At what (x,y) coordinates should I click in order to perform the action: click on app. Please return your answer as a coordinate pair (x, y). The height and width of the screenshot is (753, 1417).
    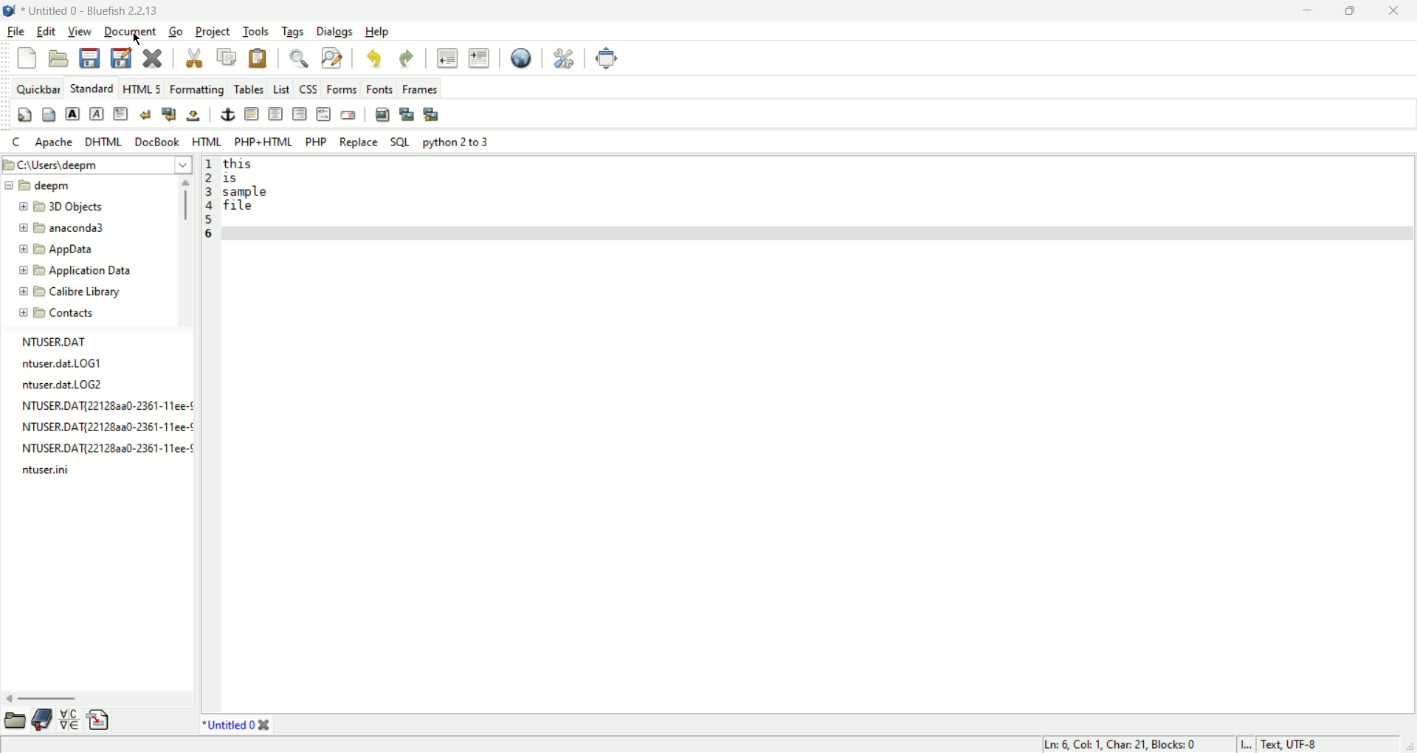
    Looking at the image, I should click on (58, 250).